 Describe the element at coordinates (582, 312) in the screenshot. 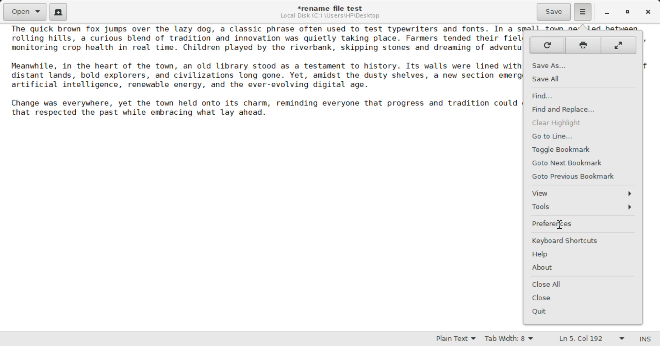

I see `Quit` at that location.